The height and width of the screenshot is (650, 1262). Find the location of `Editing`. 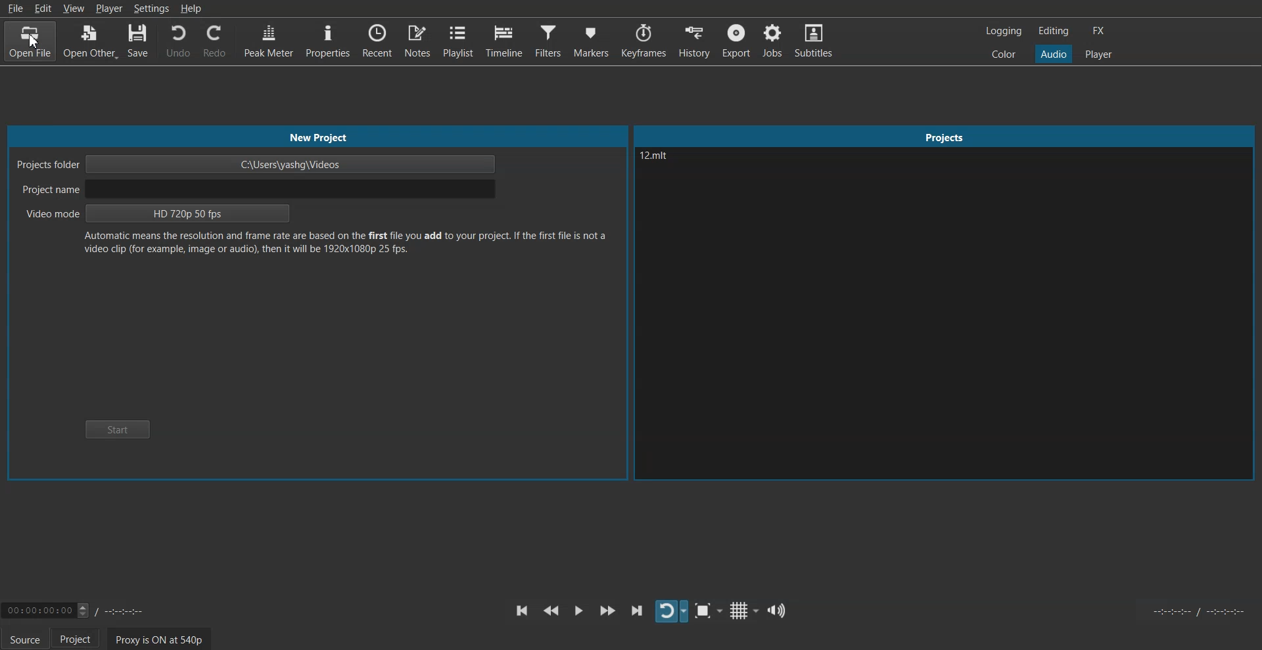

Editing is located at coordinates (1054, 31).